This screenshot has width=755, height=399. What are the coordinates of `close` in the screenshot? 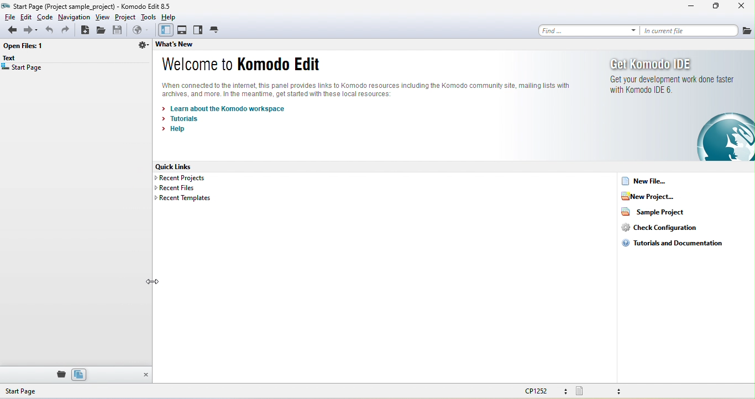 It's located at (739, 7).